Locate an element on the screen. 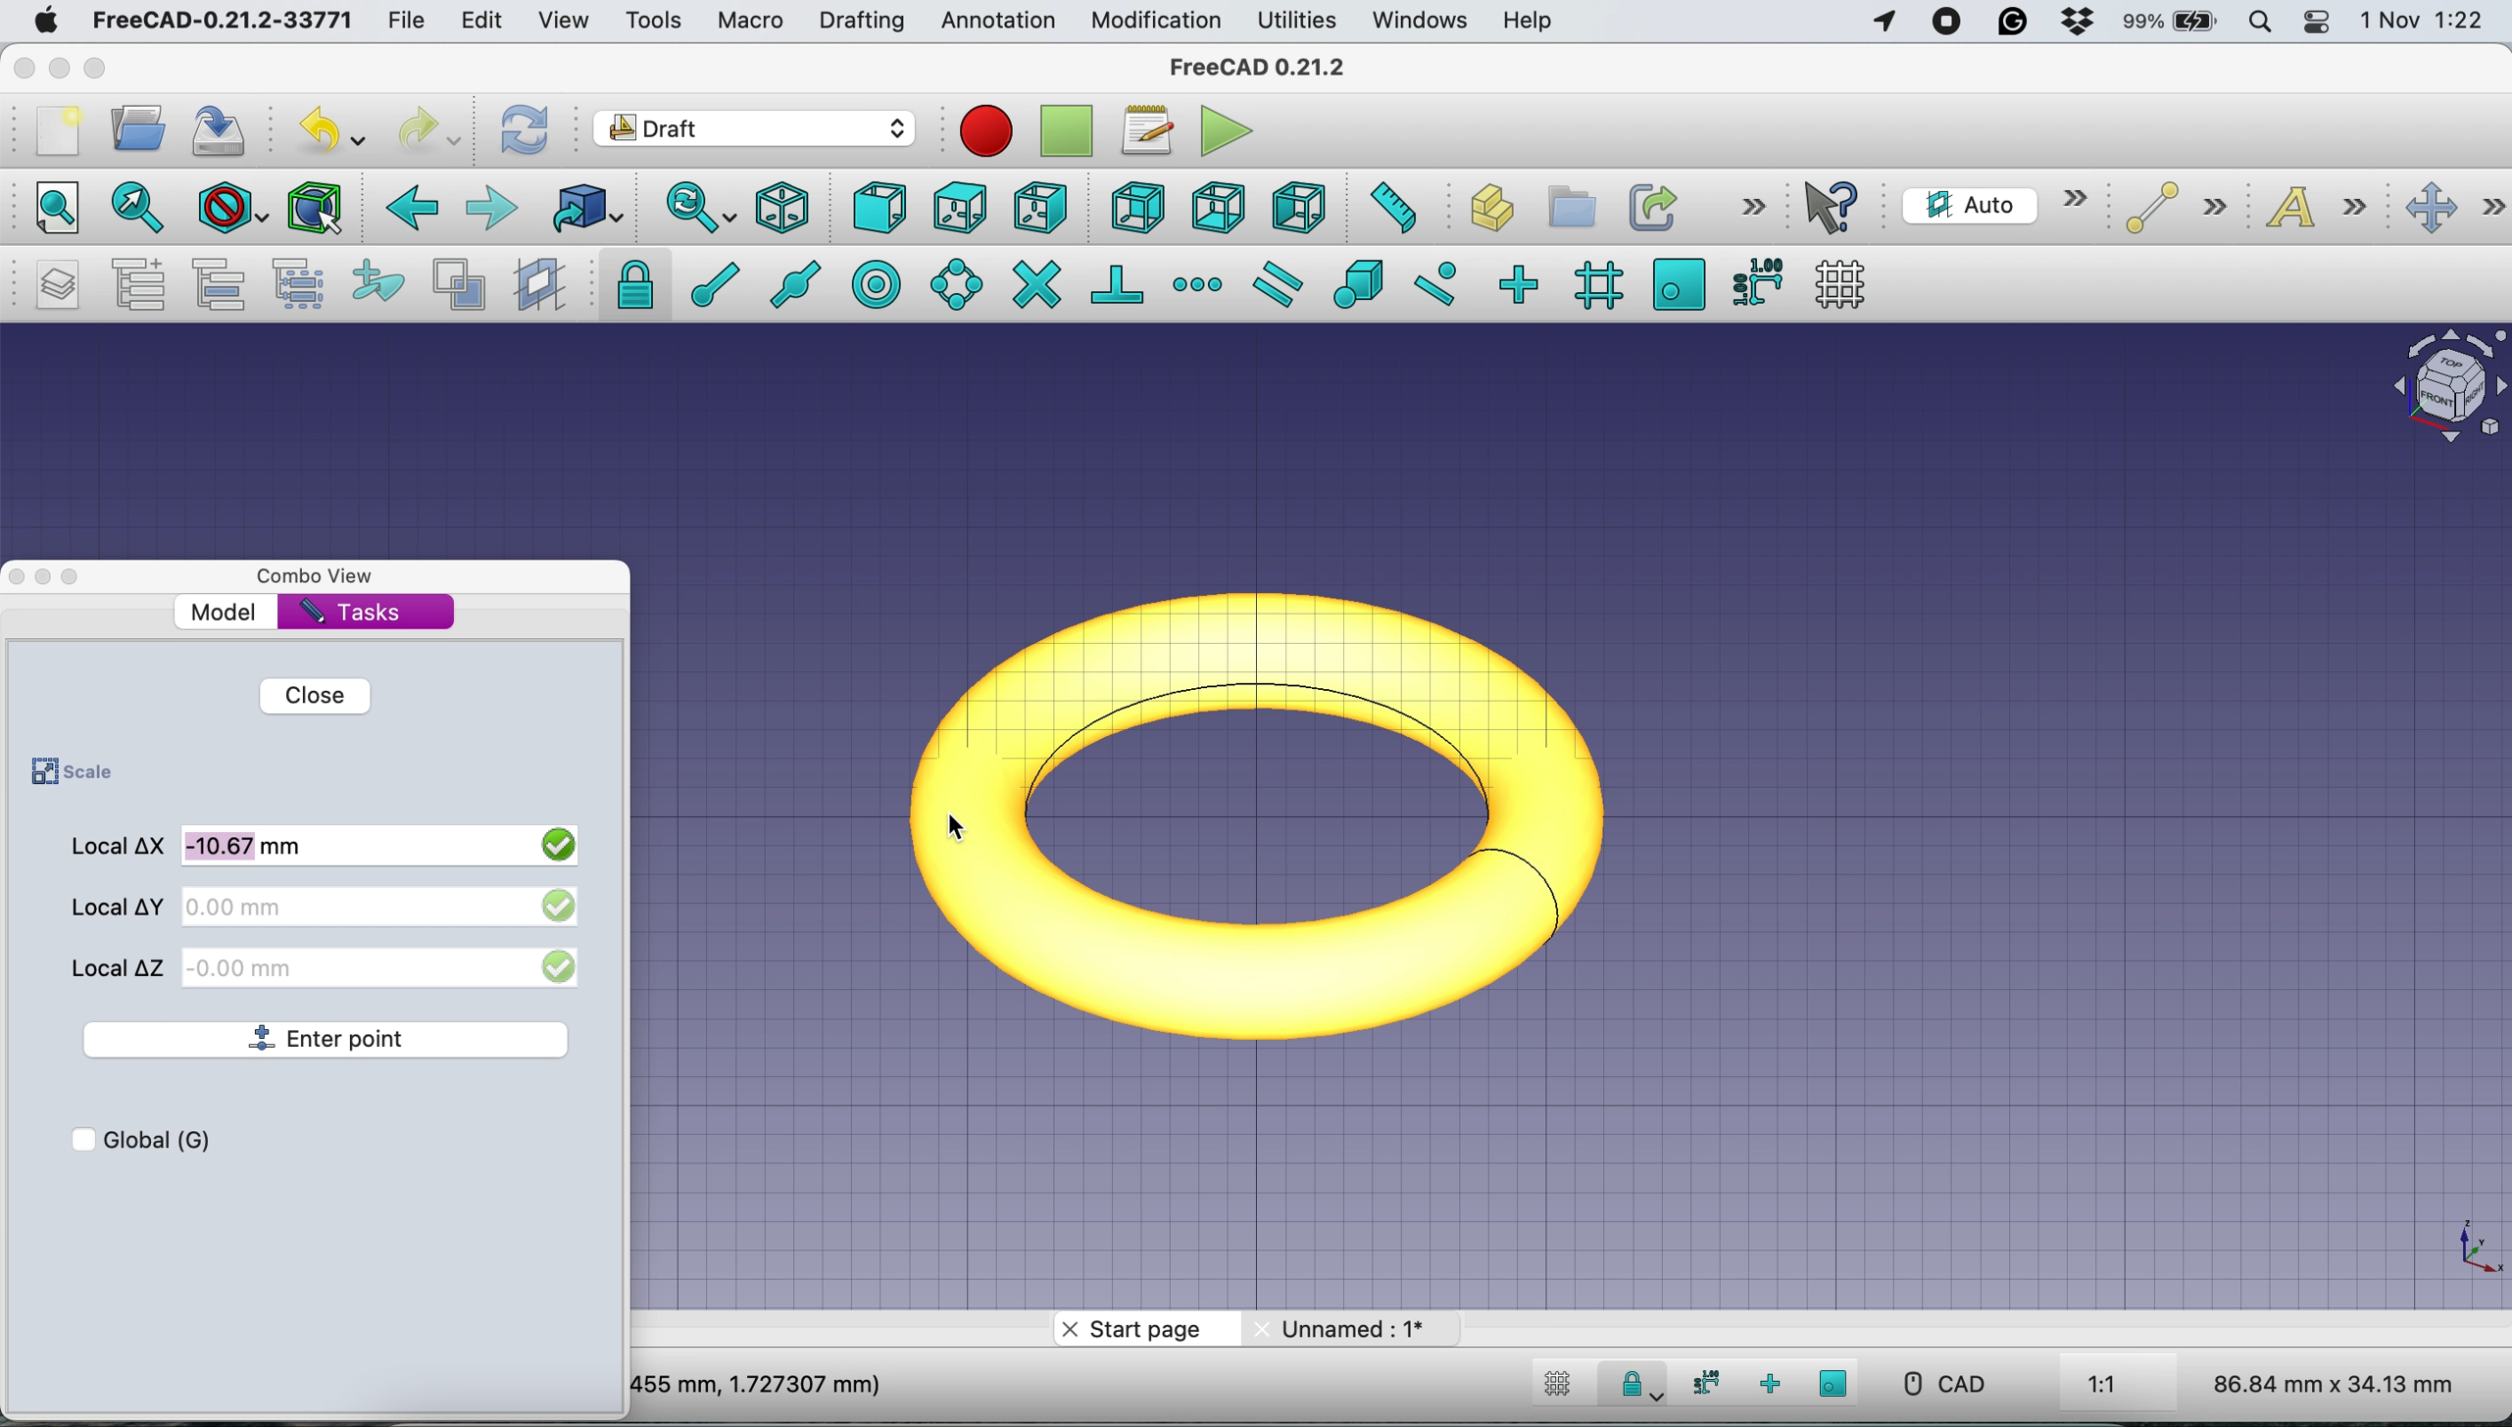 Image resolution: width=2512 pixels, height=1427 pixels. right is located at coordinates (1038, 211).